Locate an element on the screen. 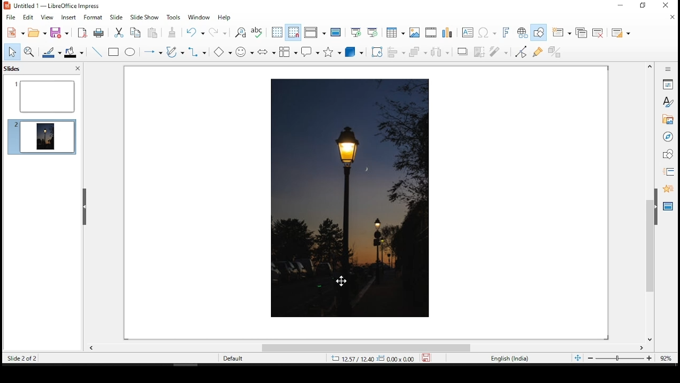 This screenshot has width=680, height=383. select tool is located at coordinates (13, 52).